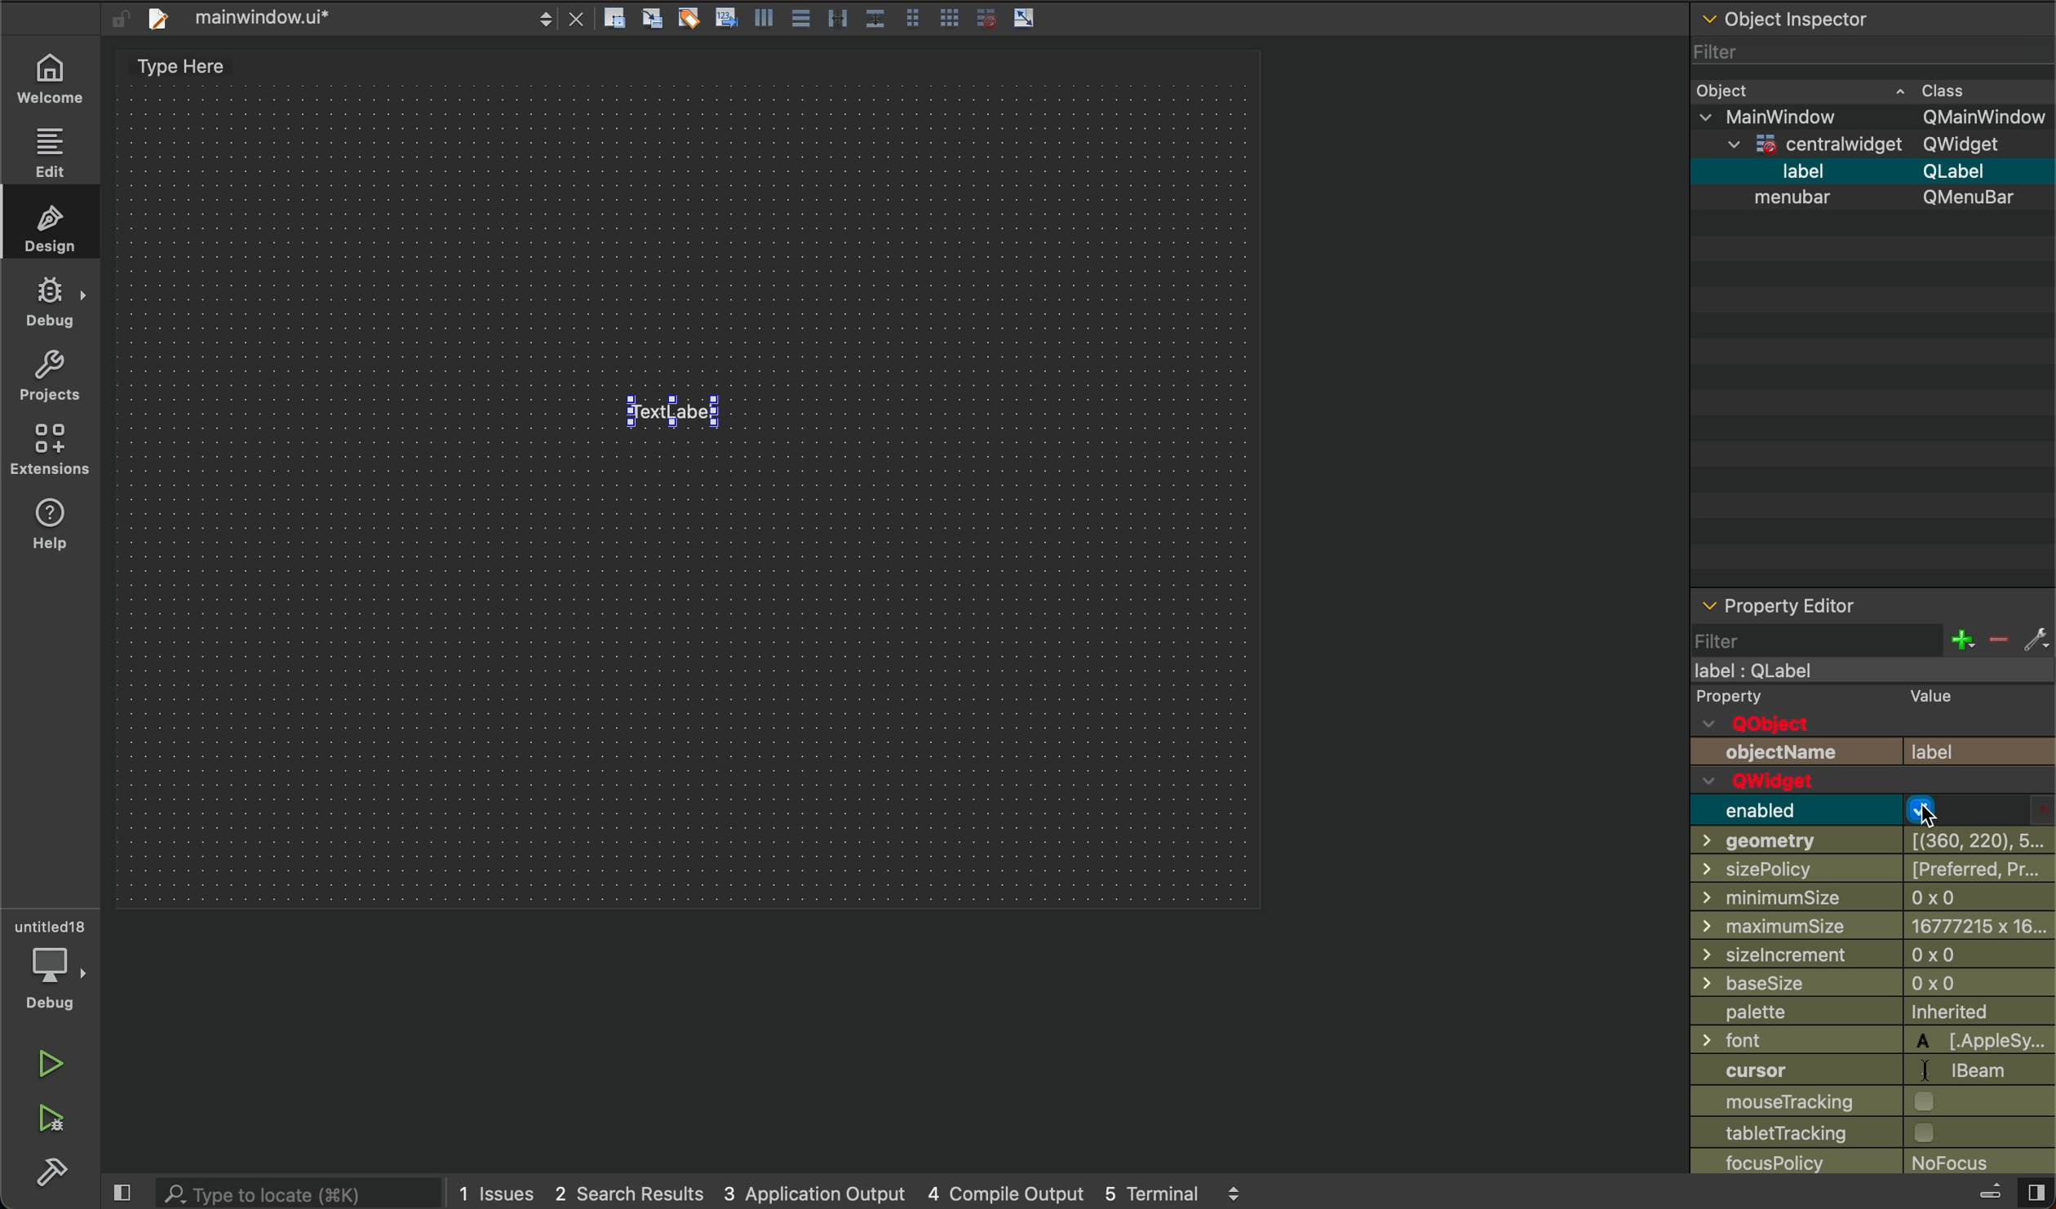  Describe the element at coordinates (1743, 1038) in the screenshot. I see `font` at that location.